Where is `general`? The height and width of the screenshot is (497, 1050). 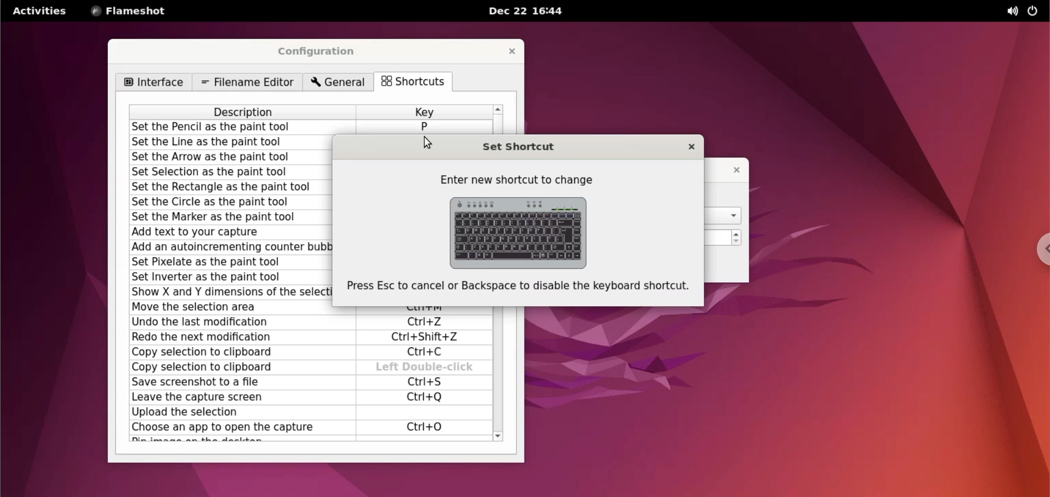
general is located at coordinates (340, 83).